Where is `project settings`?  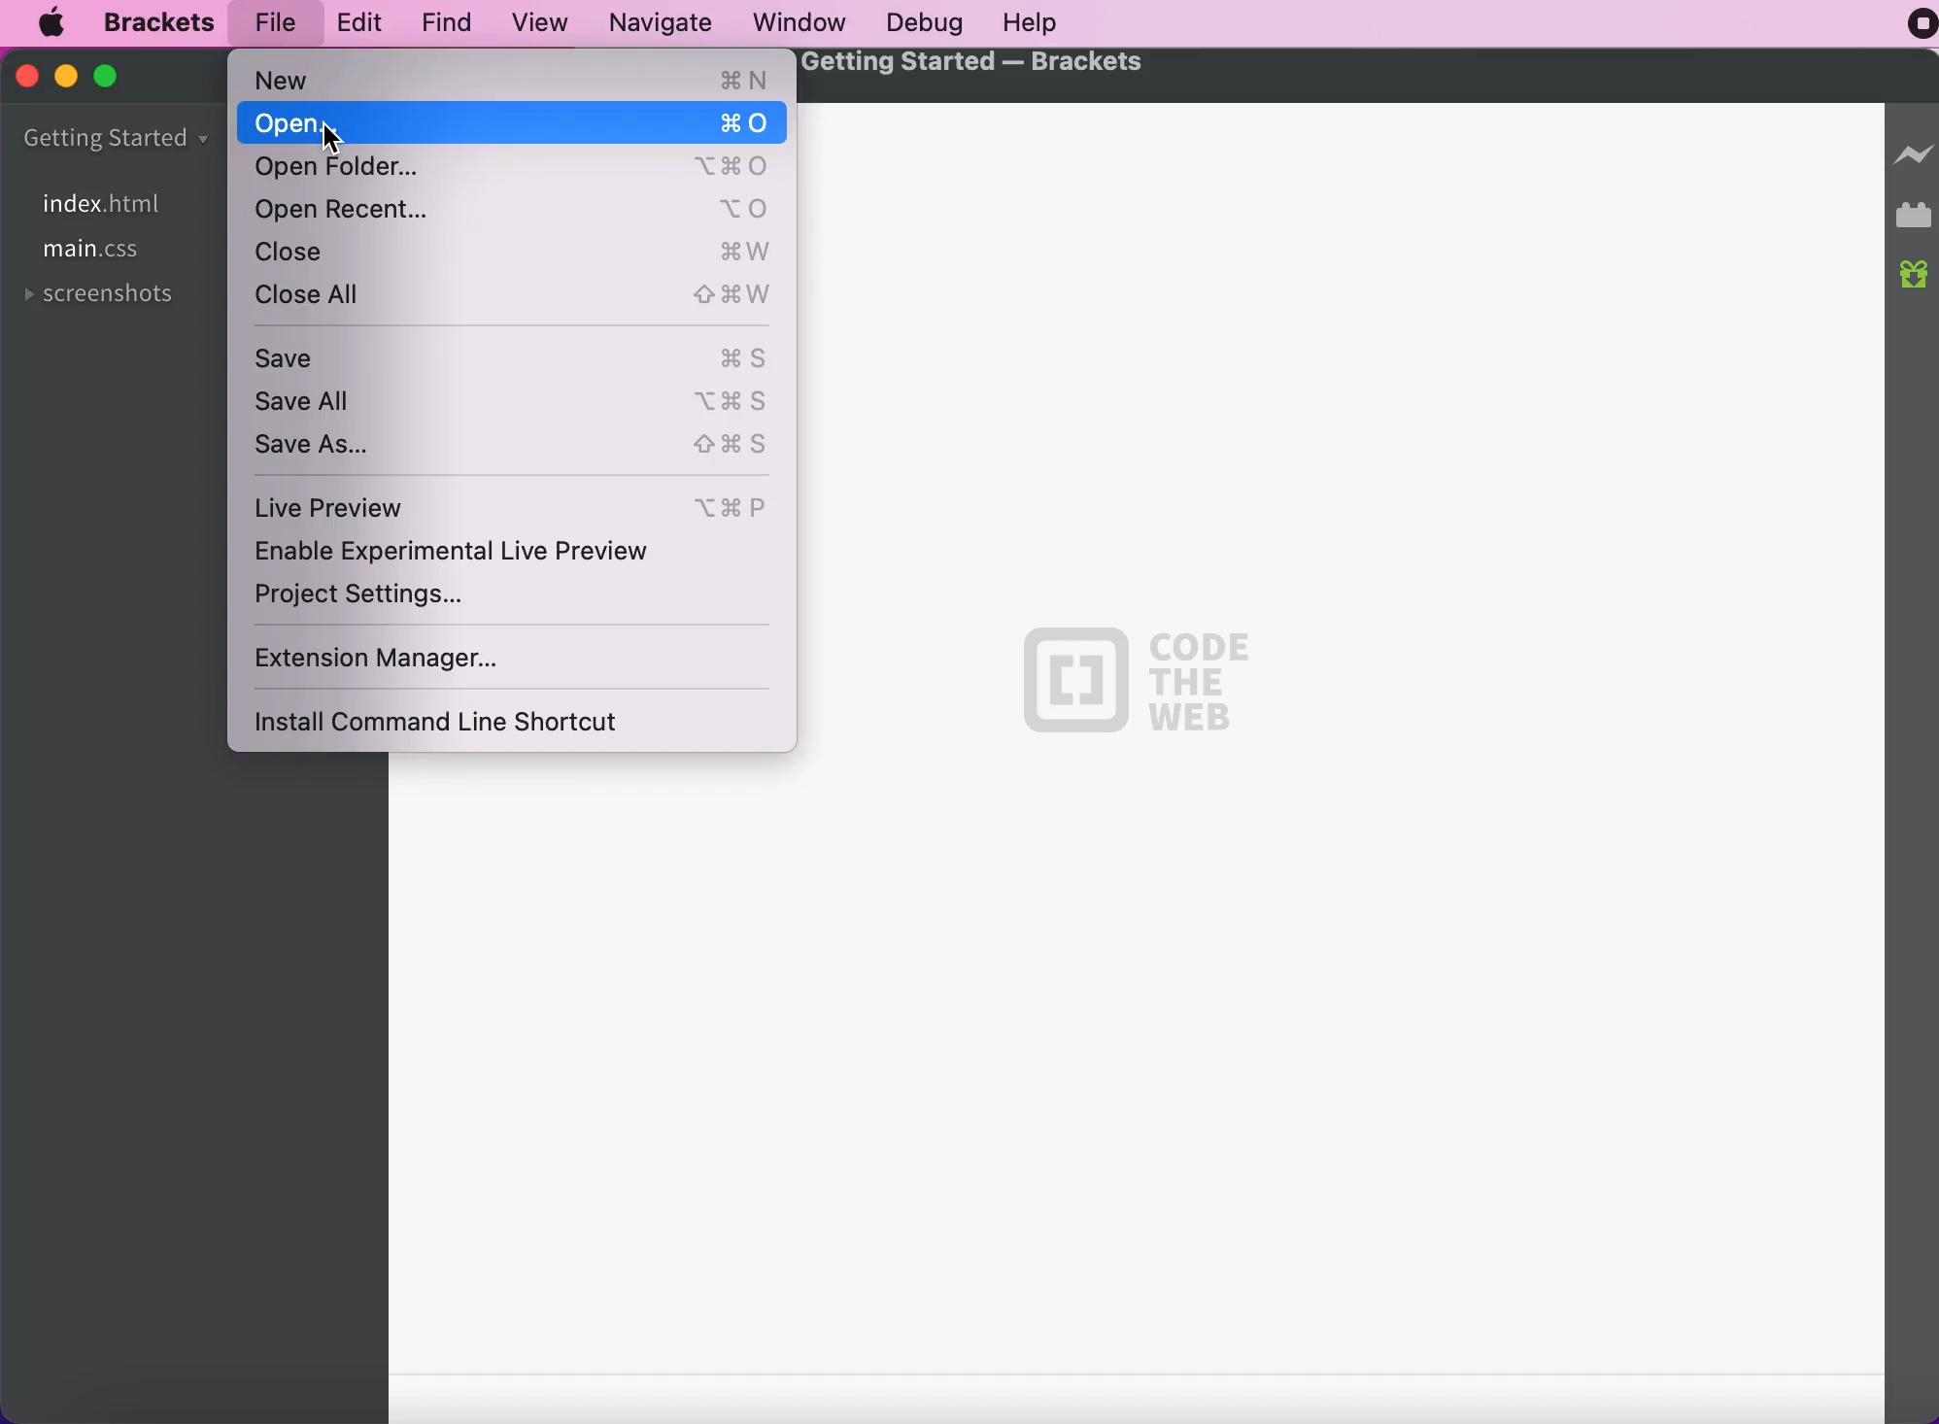 project settings is located at coordinates (374, 599).